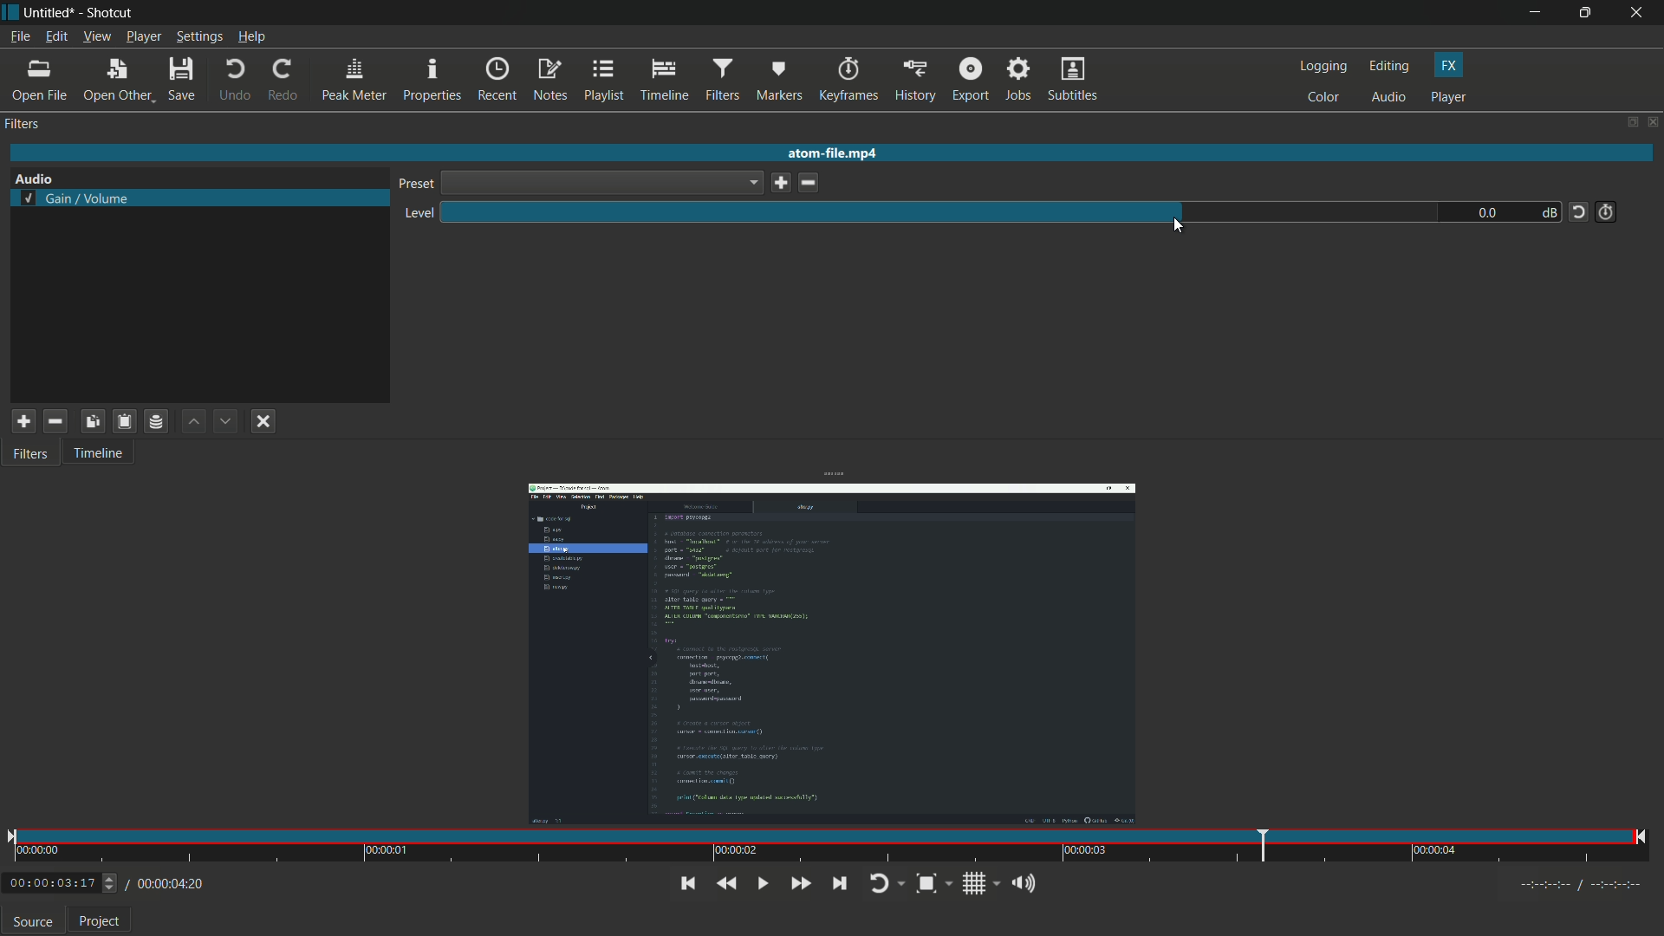  What do you see at coordinates (250, 36) in the screenshot?
I see `help menu` at bounding box center [250, 36].